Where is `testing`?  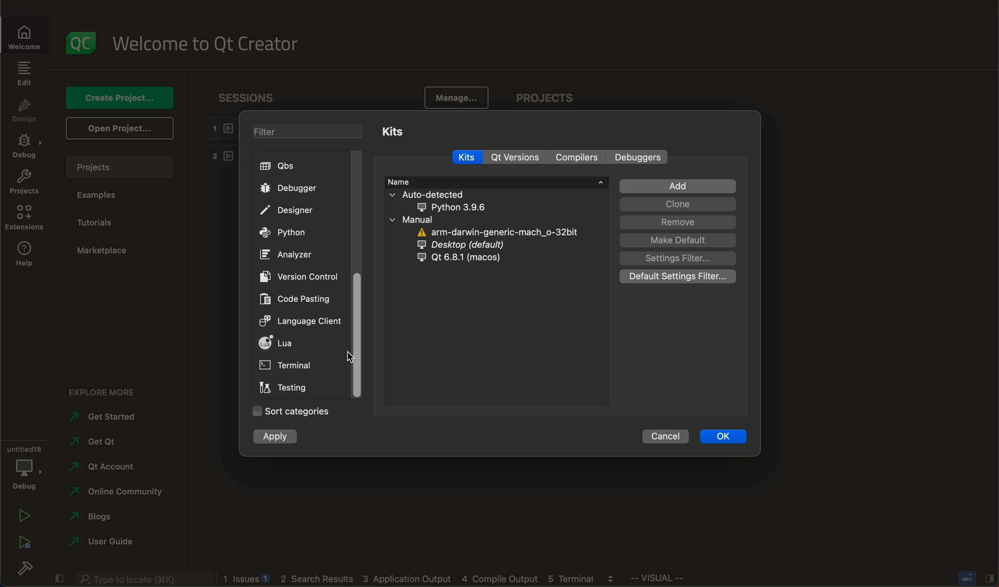
testing is located at coordinates (287, 388).